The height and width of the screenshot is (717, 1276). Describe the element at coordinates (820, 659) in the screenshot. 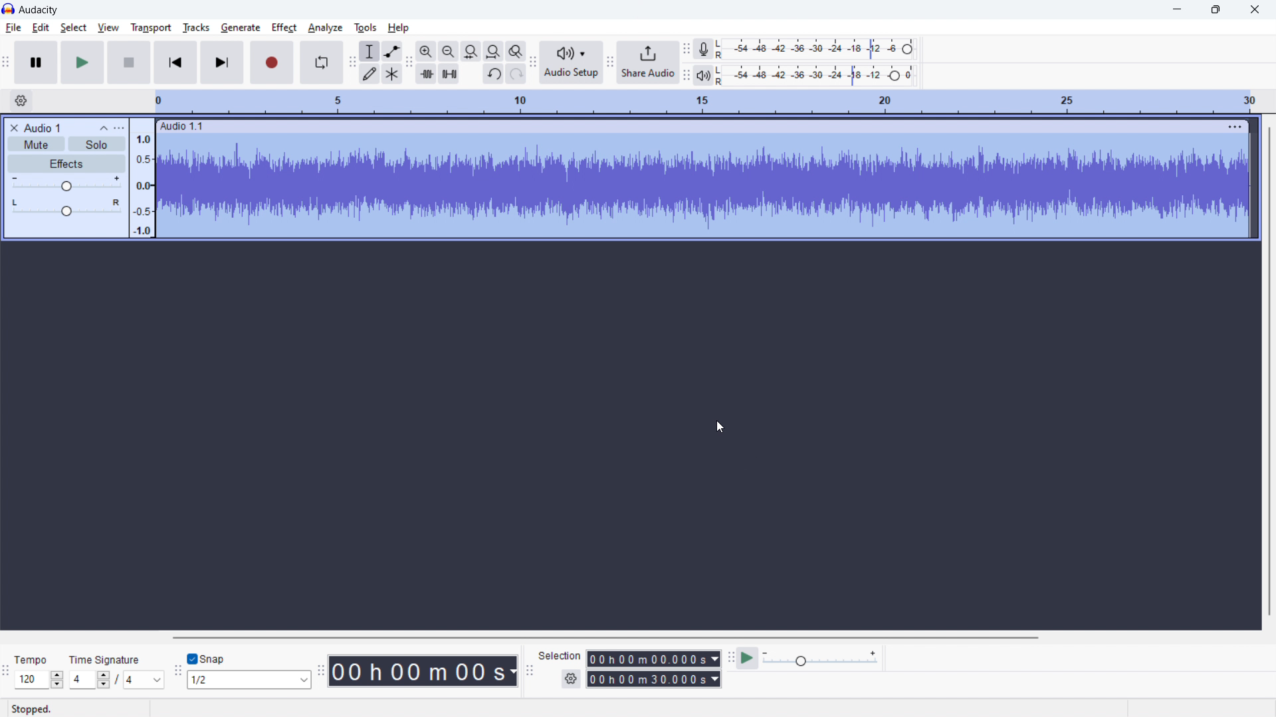

I see `playback speed` at that location.